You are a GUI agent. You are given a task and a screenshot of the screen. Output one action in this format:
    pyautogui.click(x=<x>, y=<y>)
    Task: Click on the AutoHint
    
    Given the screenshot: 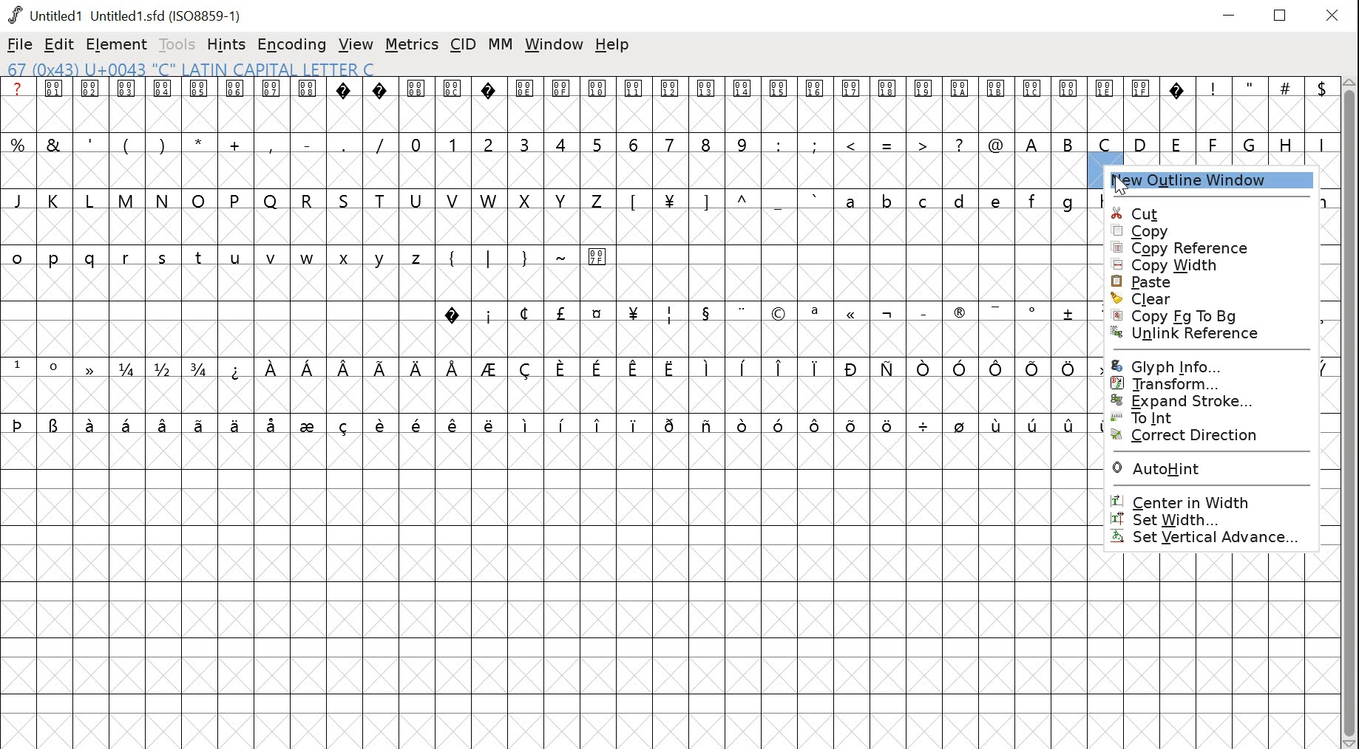 What is the action you would take?
    pyautogui.click(x=1210, y=467)
    